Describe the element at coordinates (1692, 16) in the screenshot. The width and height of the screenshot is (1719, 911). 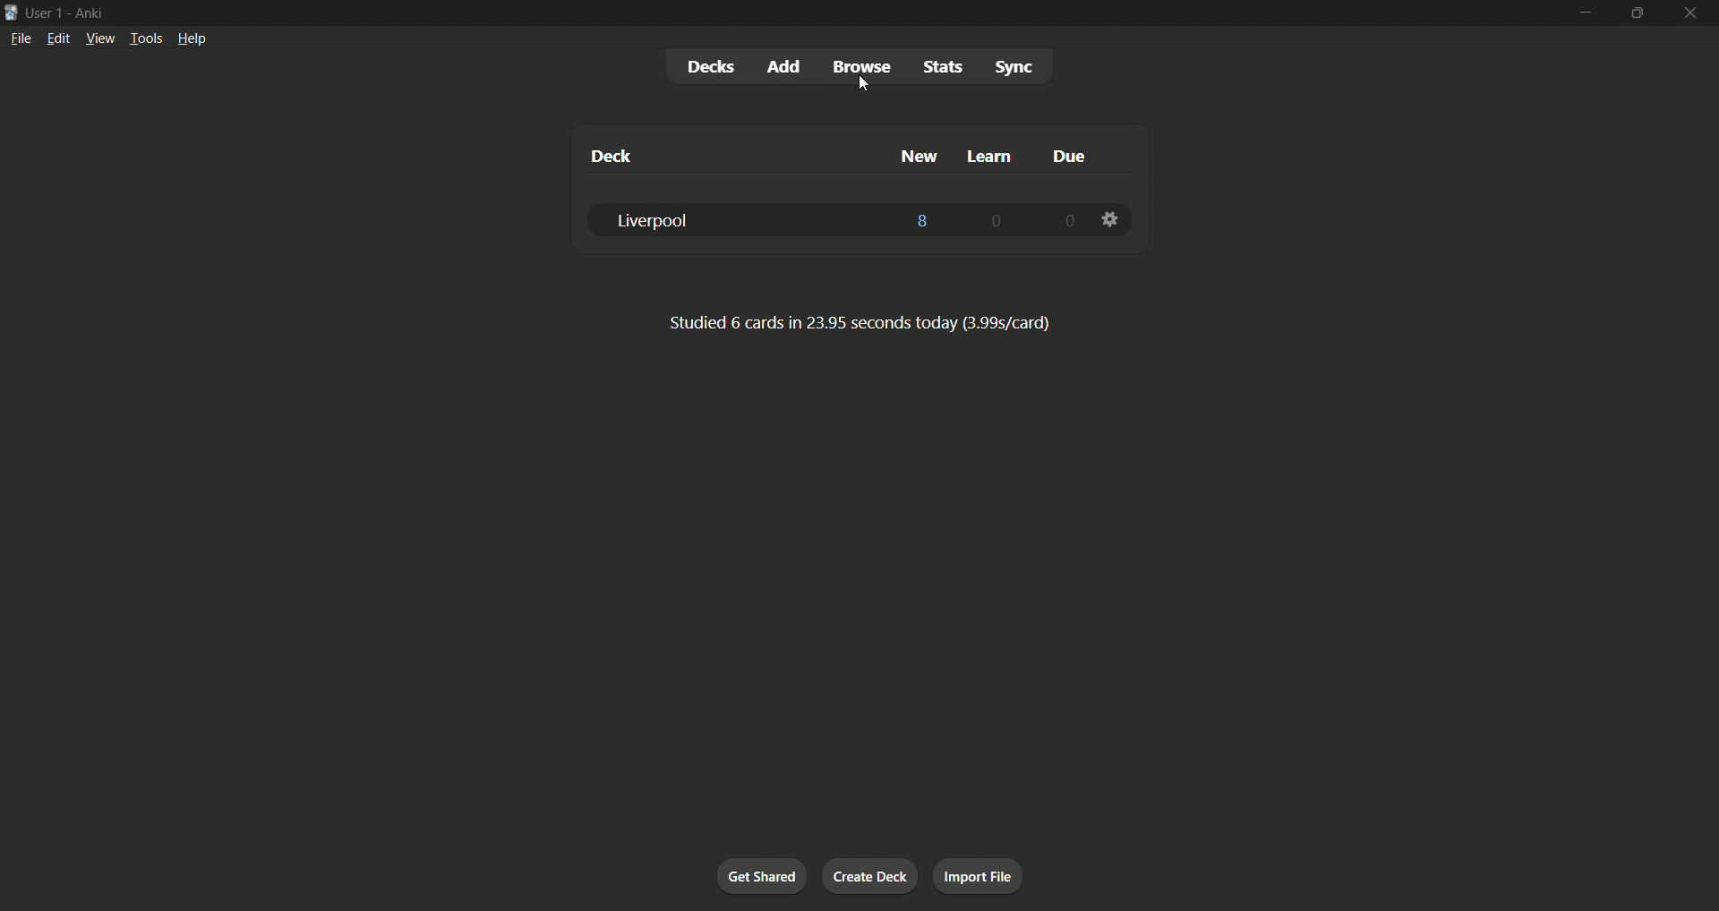
I see `close` at that location.